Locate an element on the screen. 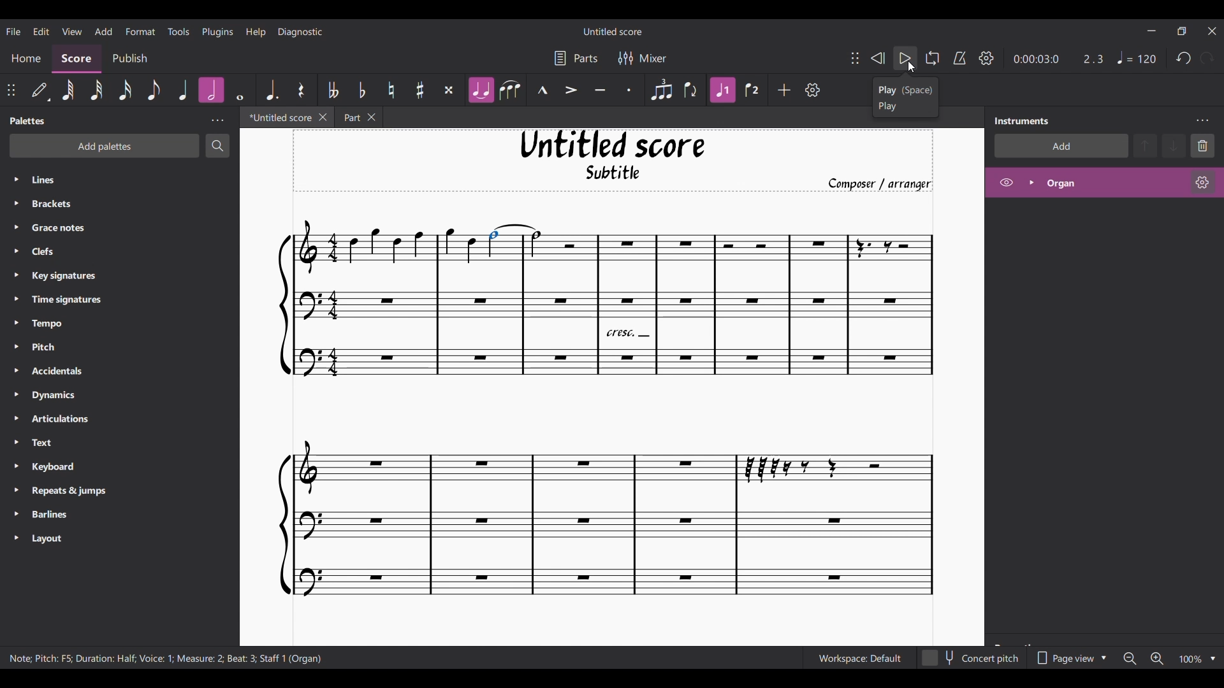 The width and height of the screenshot is (1224, 688). 16th note is located at coordinates (125, 90).